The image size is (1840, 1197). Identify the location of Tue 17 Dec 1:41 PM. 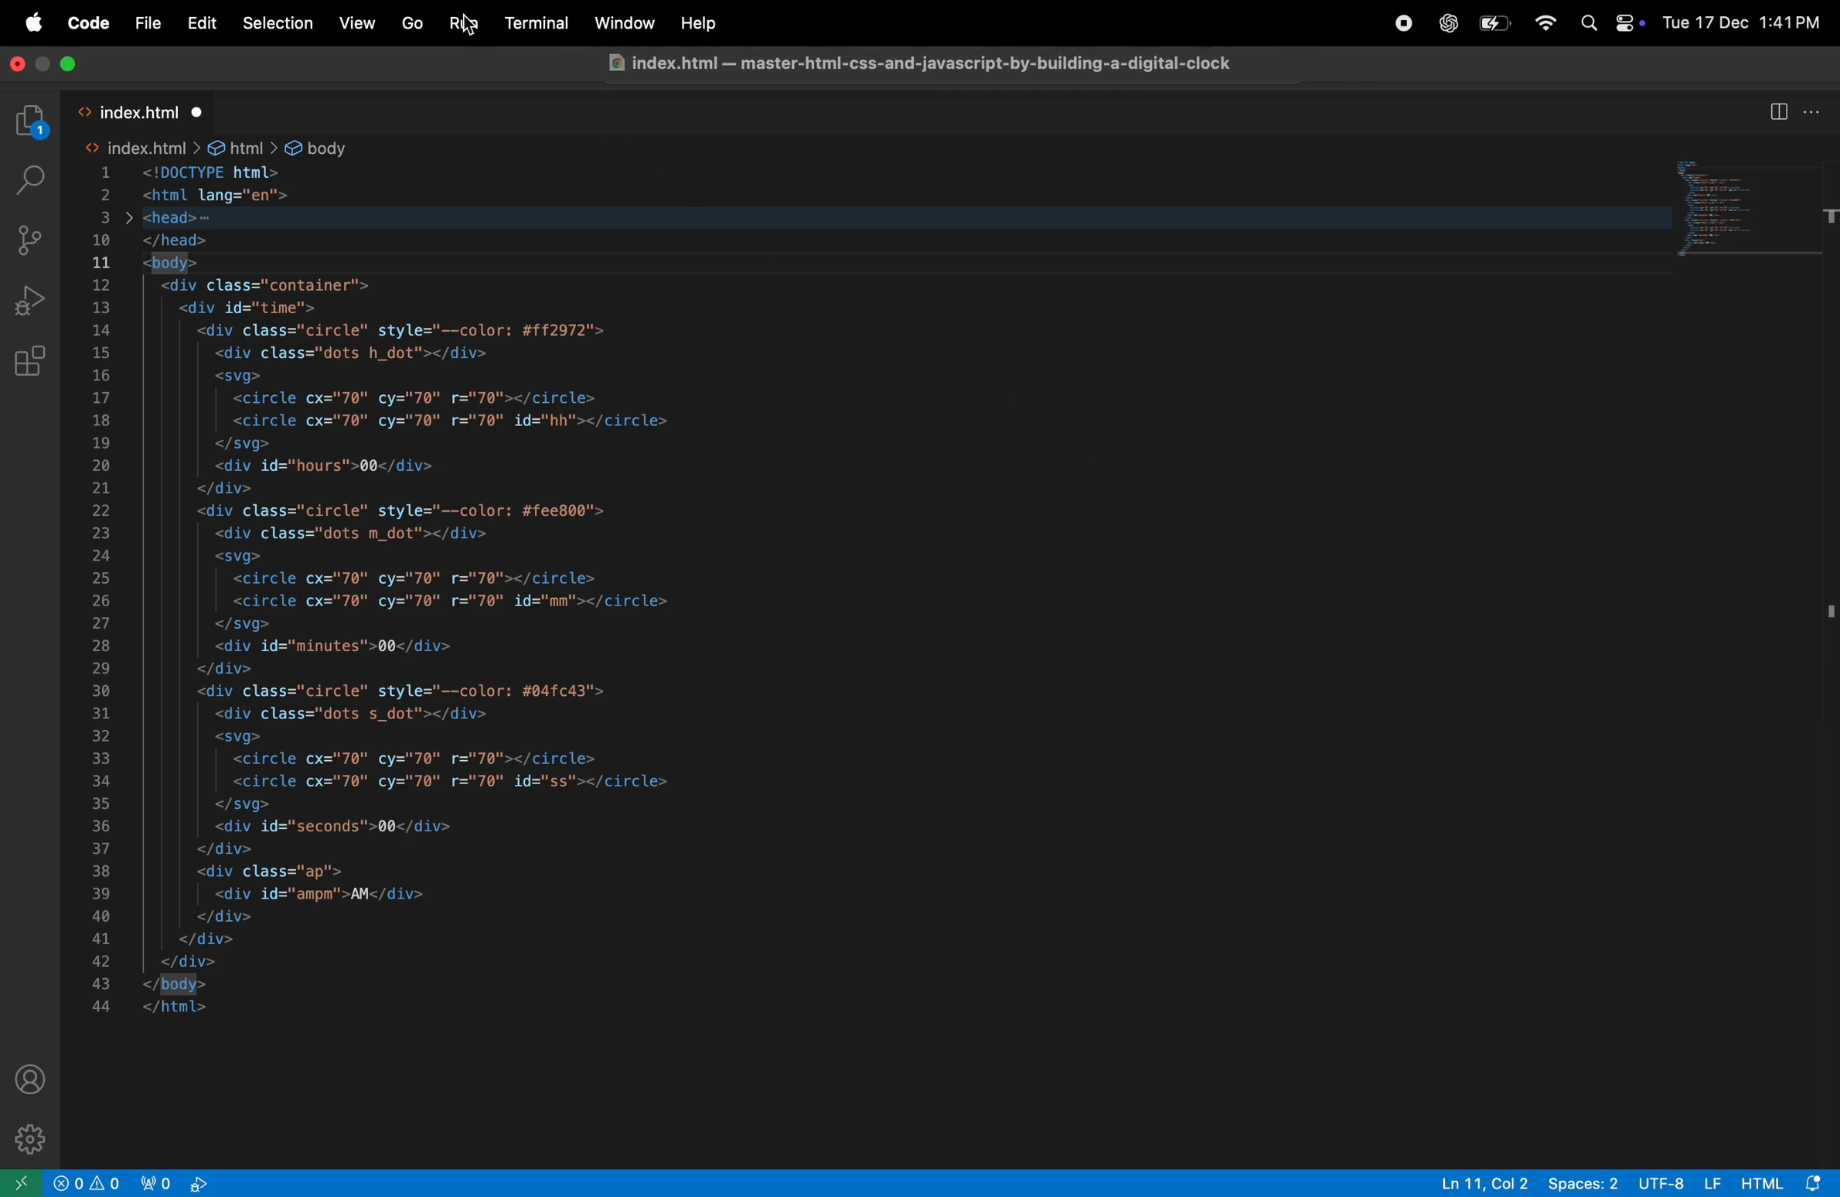
(1743, 22).